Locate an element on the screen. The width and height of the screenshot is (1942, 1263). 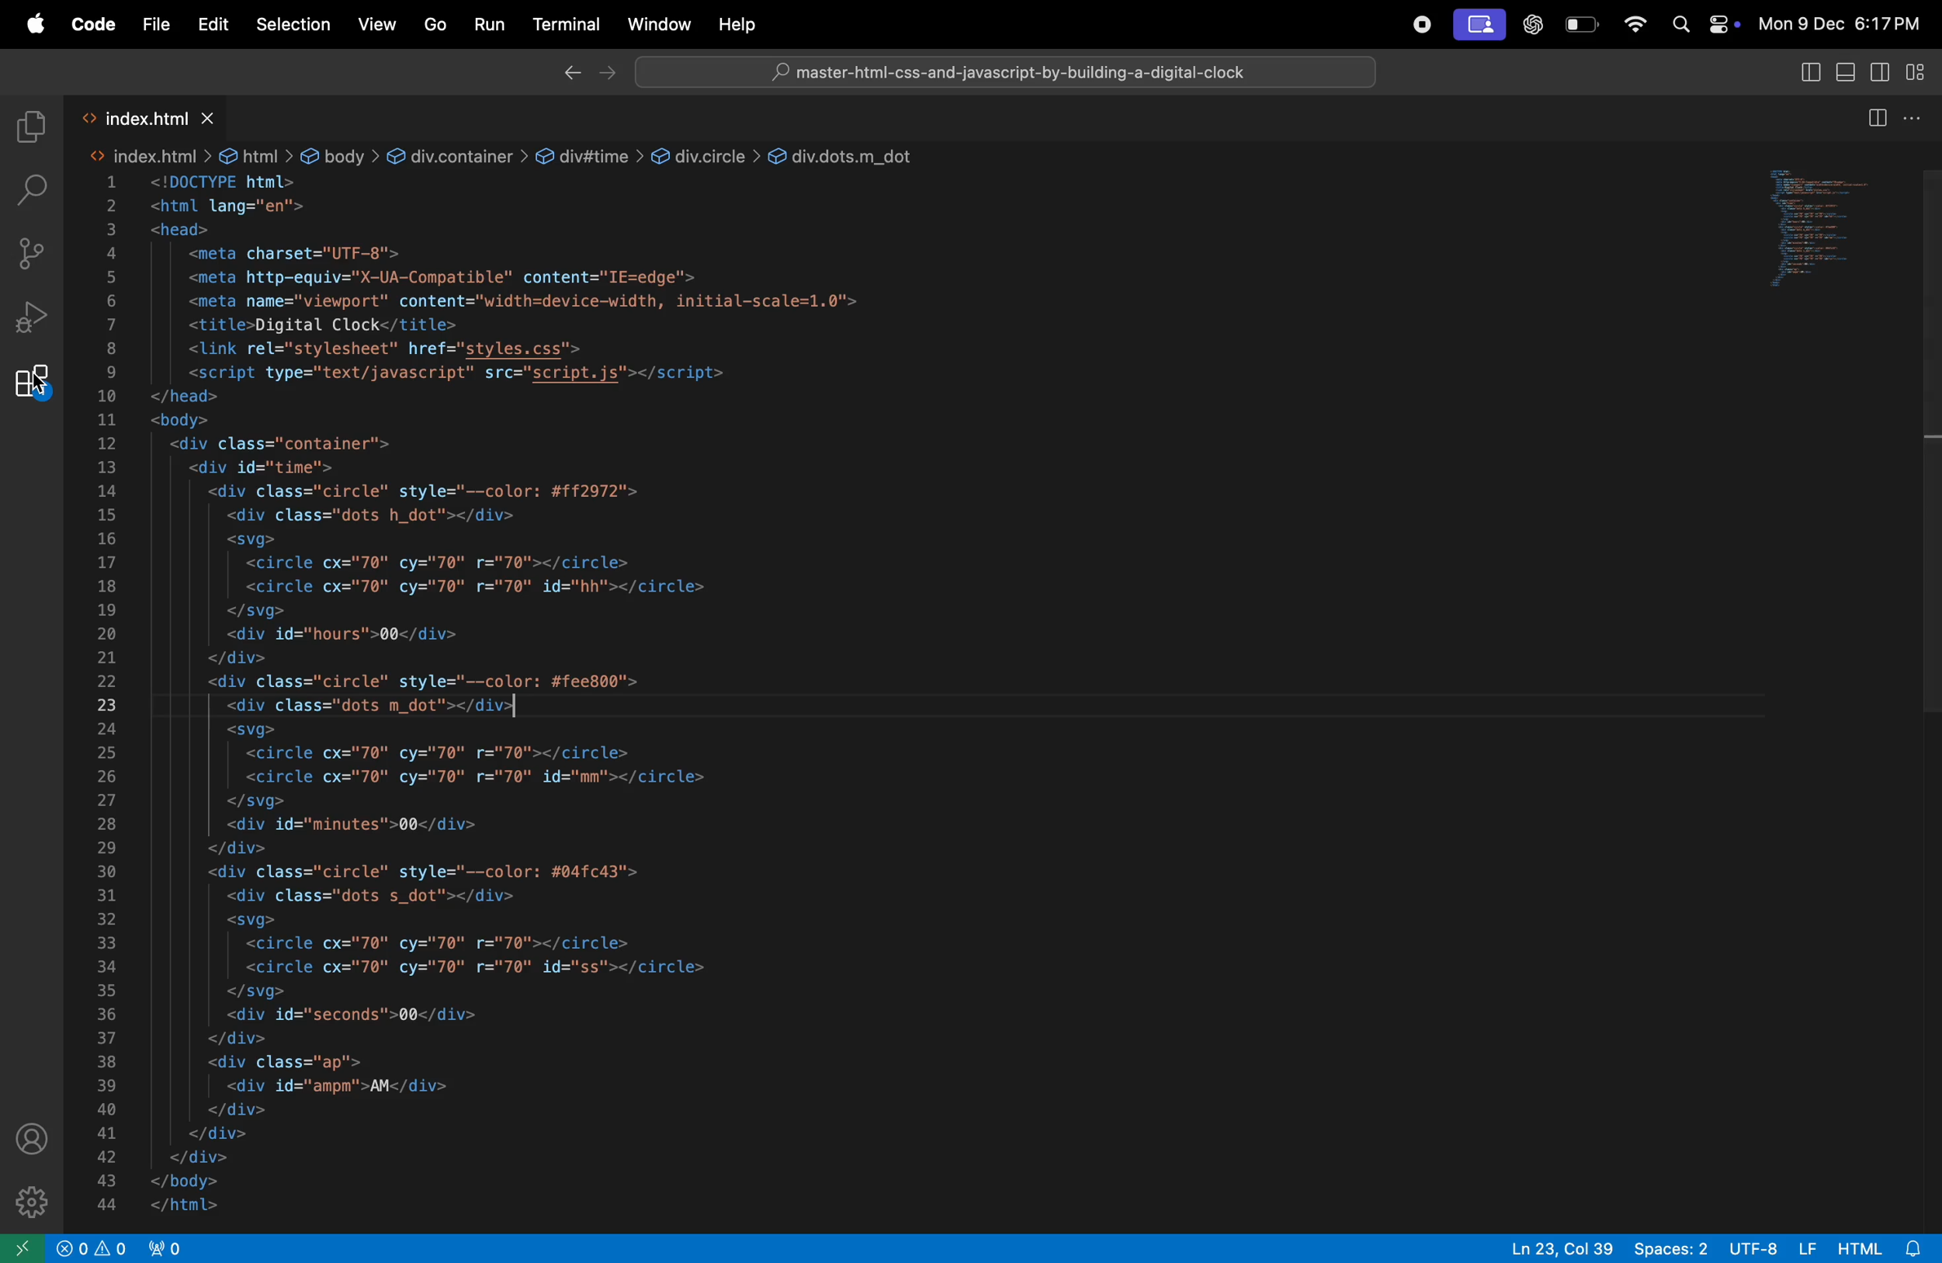
file is located at coordinates (153, 20).